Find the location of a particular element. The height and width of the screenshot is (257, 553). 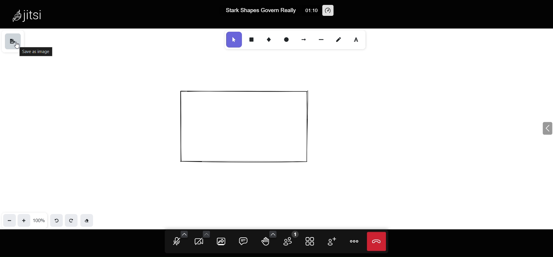

chat is located at coordinates (244, 241).